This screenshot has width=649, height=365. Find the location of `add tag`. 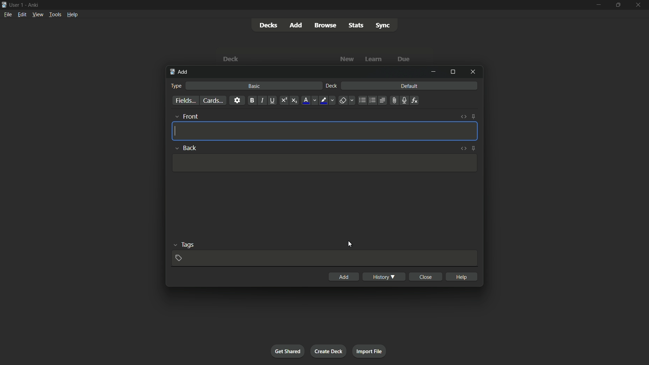

add tag is located at coordinates (178, 258).